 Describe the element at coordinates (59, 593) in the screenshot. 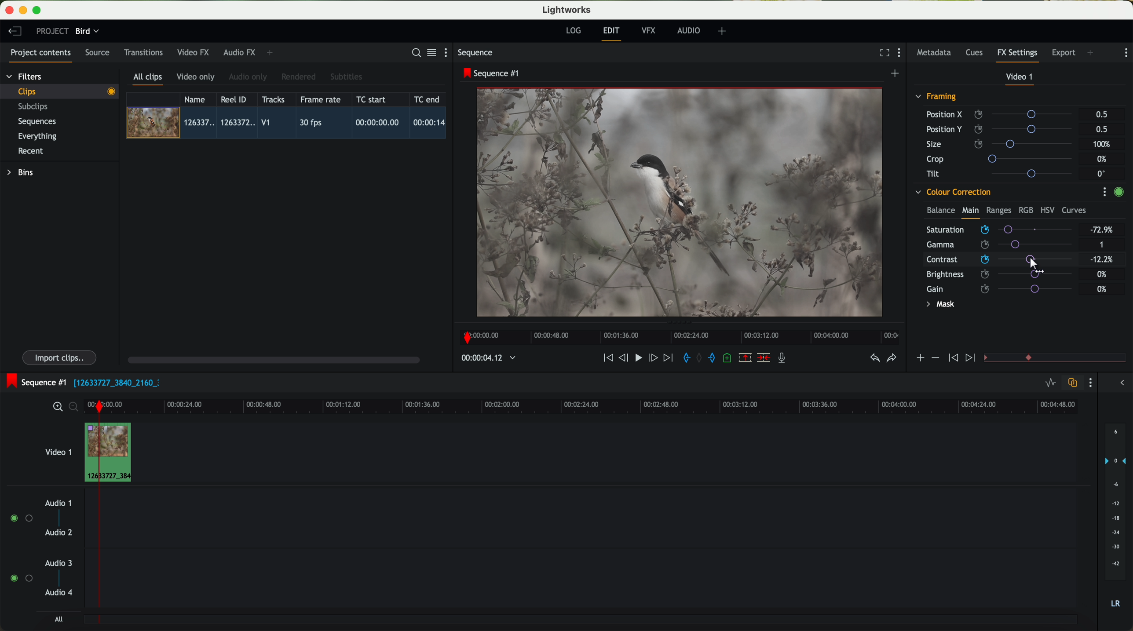

I see `audio 4` at that location.